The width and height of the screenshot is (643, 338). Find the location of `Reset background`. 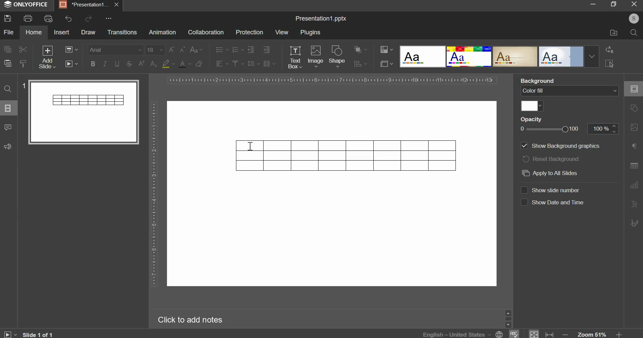

Reset background is located at coordinates (557, 159).